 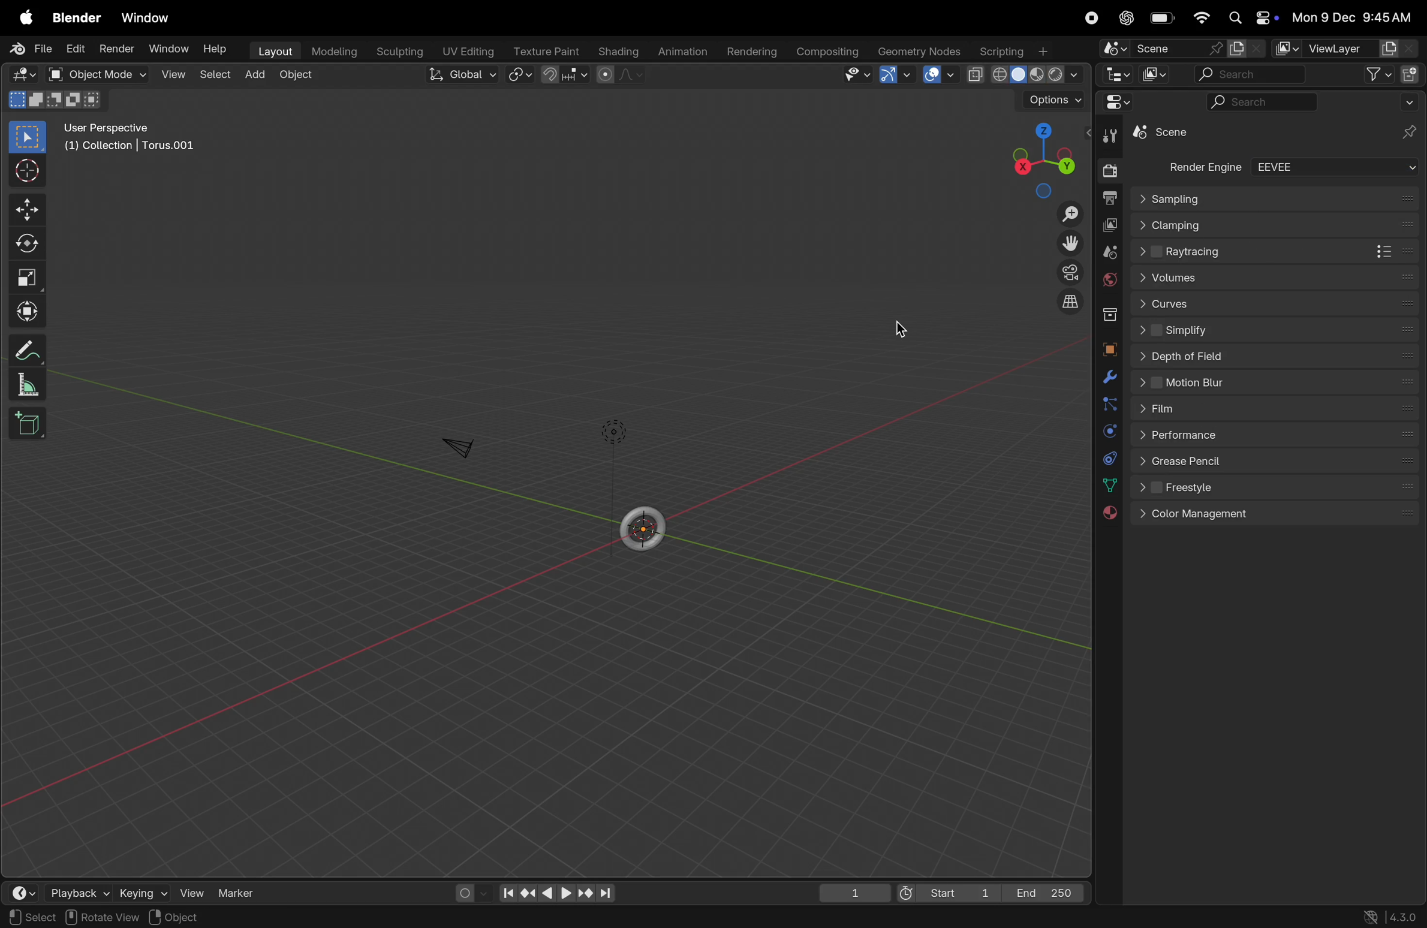 I want to click on date and time, so click(x=1357, y=17).